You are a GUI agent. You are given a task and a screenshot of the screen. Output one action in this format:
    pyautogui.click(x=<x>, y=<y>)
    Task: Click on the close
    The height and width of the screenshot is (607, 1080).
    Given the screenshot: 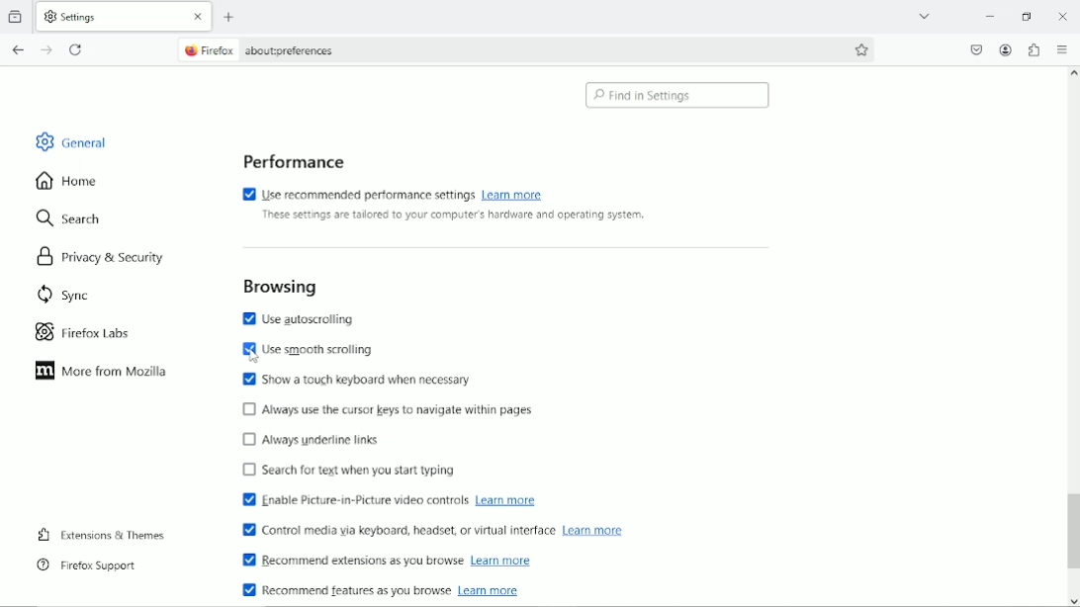 What is the action you would take?
    pyautogui.click(x=197, y=18)
    